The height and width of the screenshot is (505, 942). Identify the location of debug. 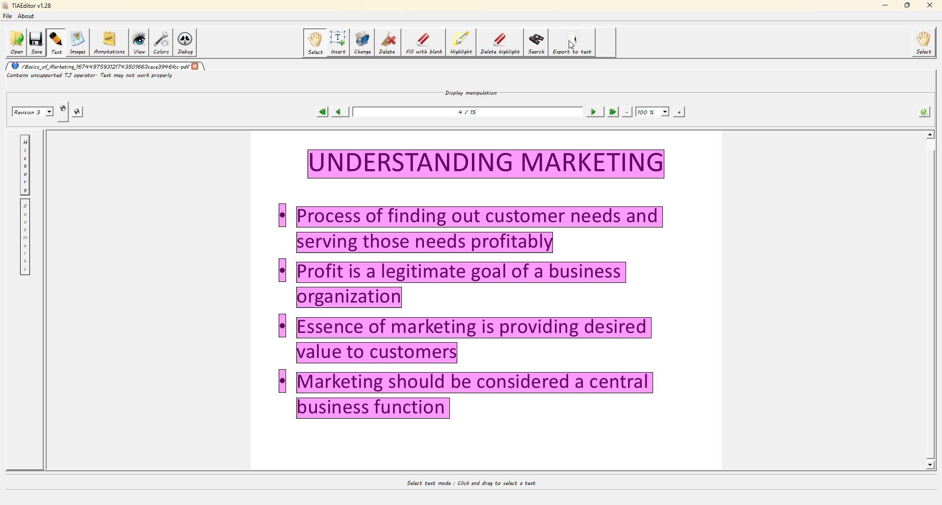
(185, 44).